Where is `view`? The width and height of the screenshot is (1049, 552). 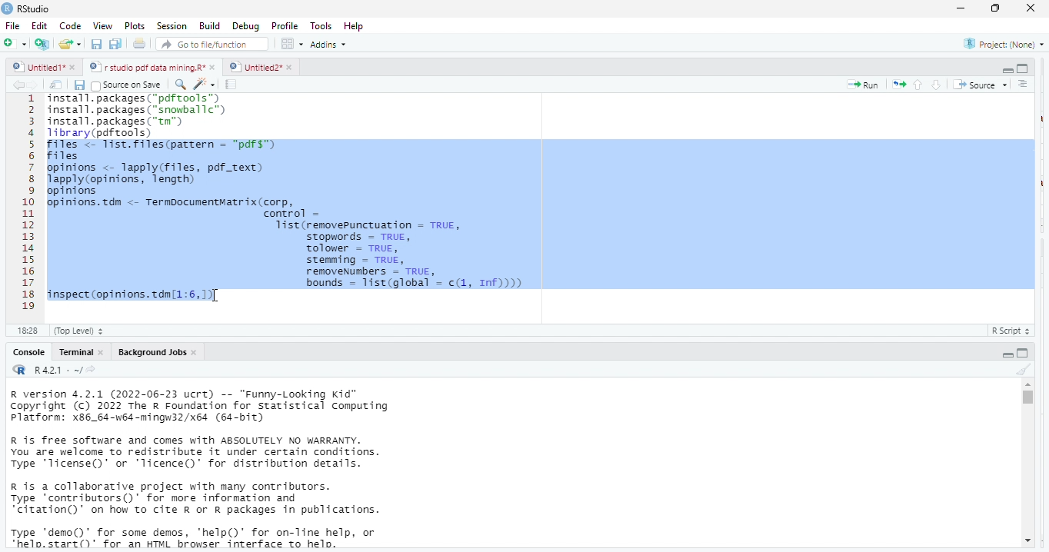 view is located at coordinates (98, 26).